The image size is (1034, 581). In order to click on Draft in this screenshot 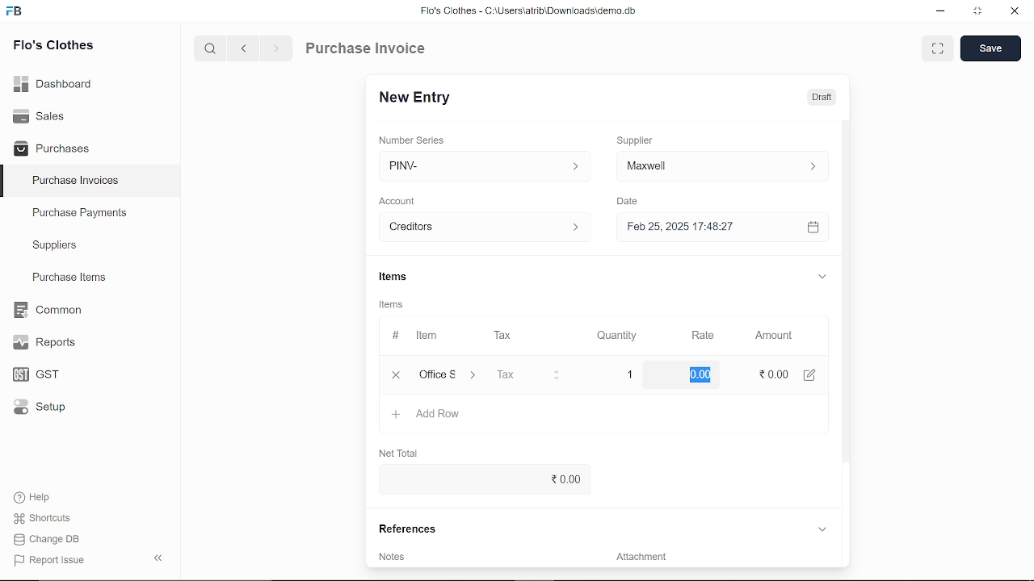, I will do `click(822, 98)`.